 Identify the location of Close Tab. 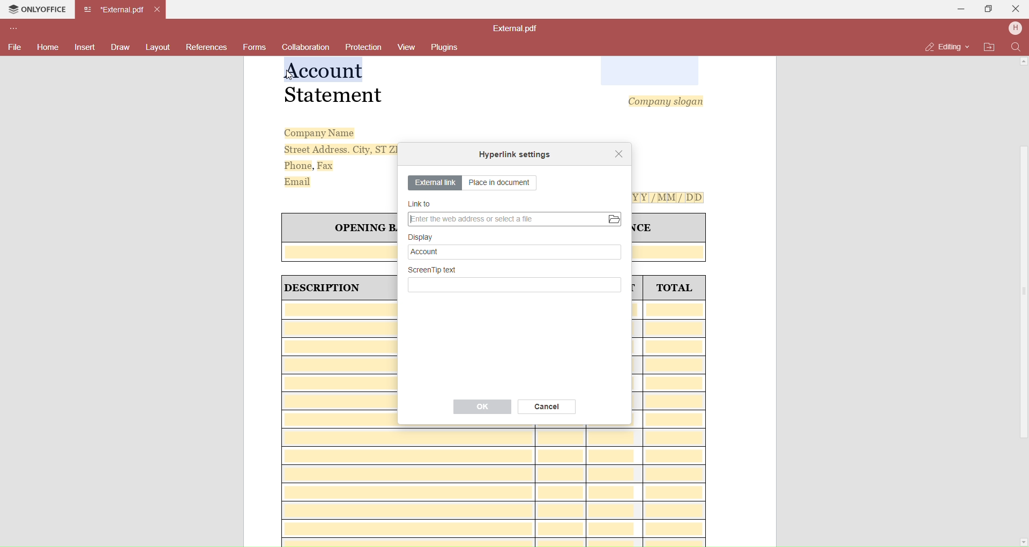
(161, 9).